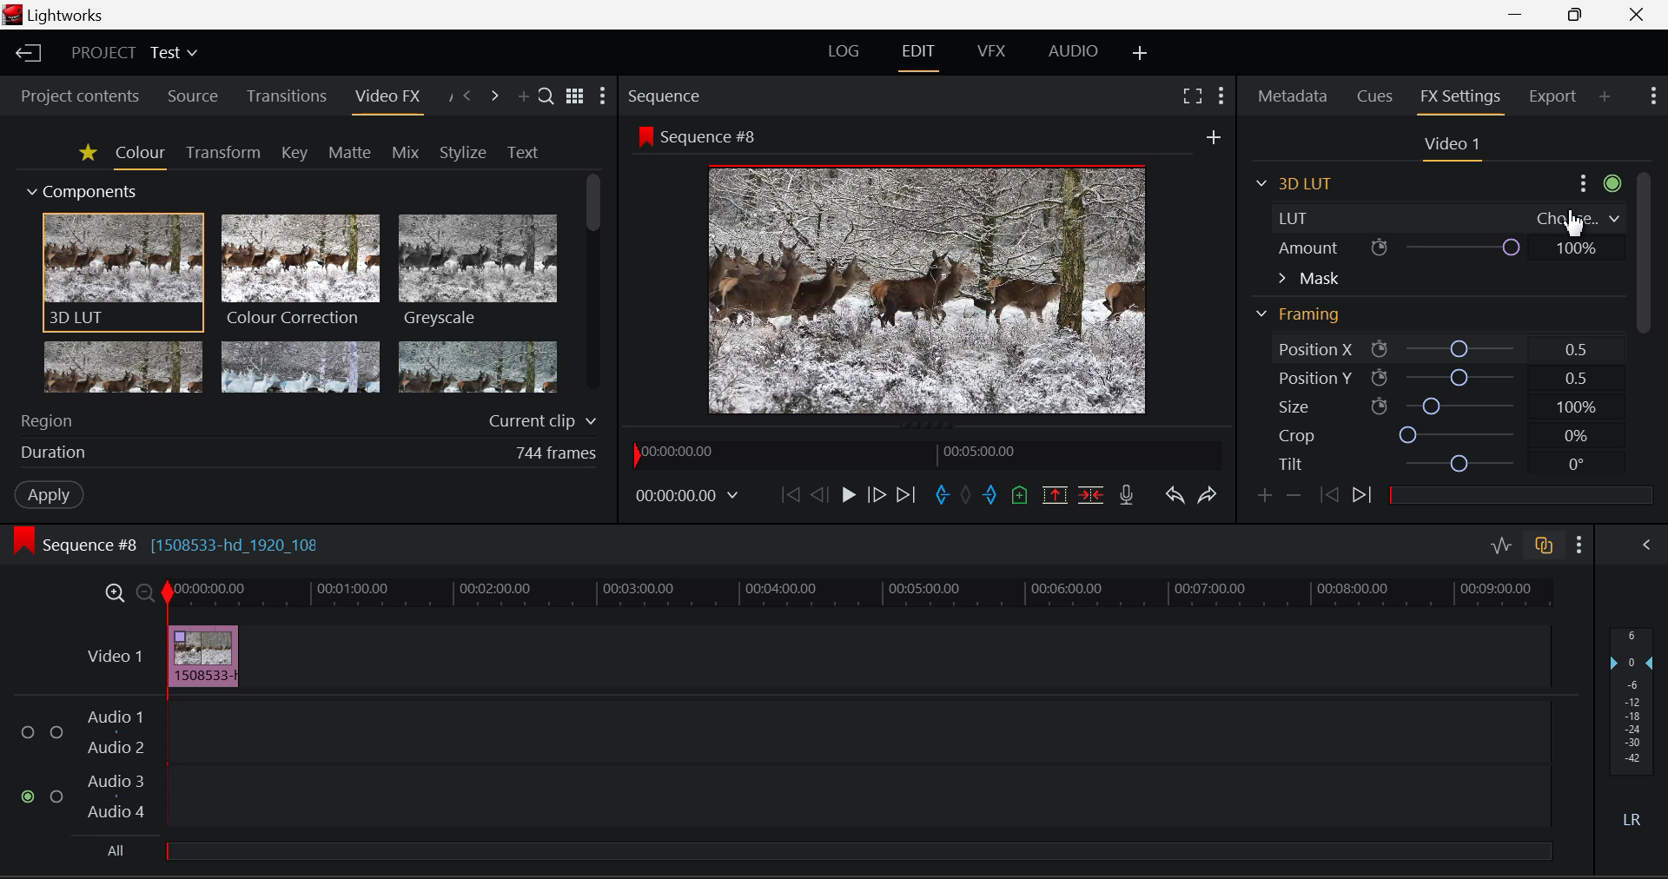  Describe the element at coordinates (1437, 410) in the screenshot. I see `Size` at that location.